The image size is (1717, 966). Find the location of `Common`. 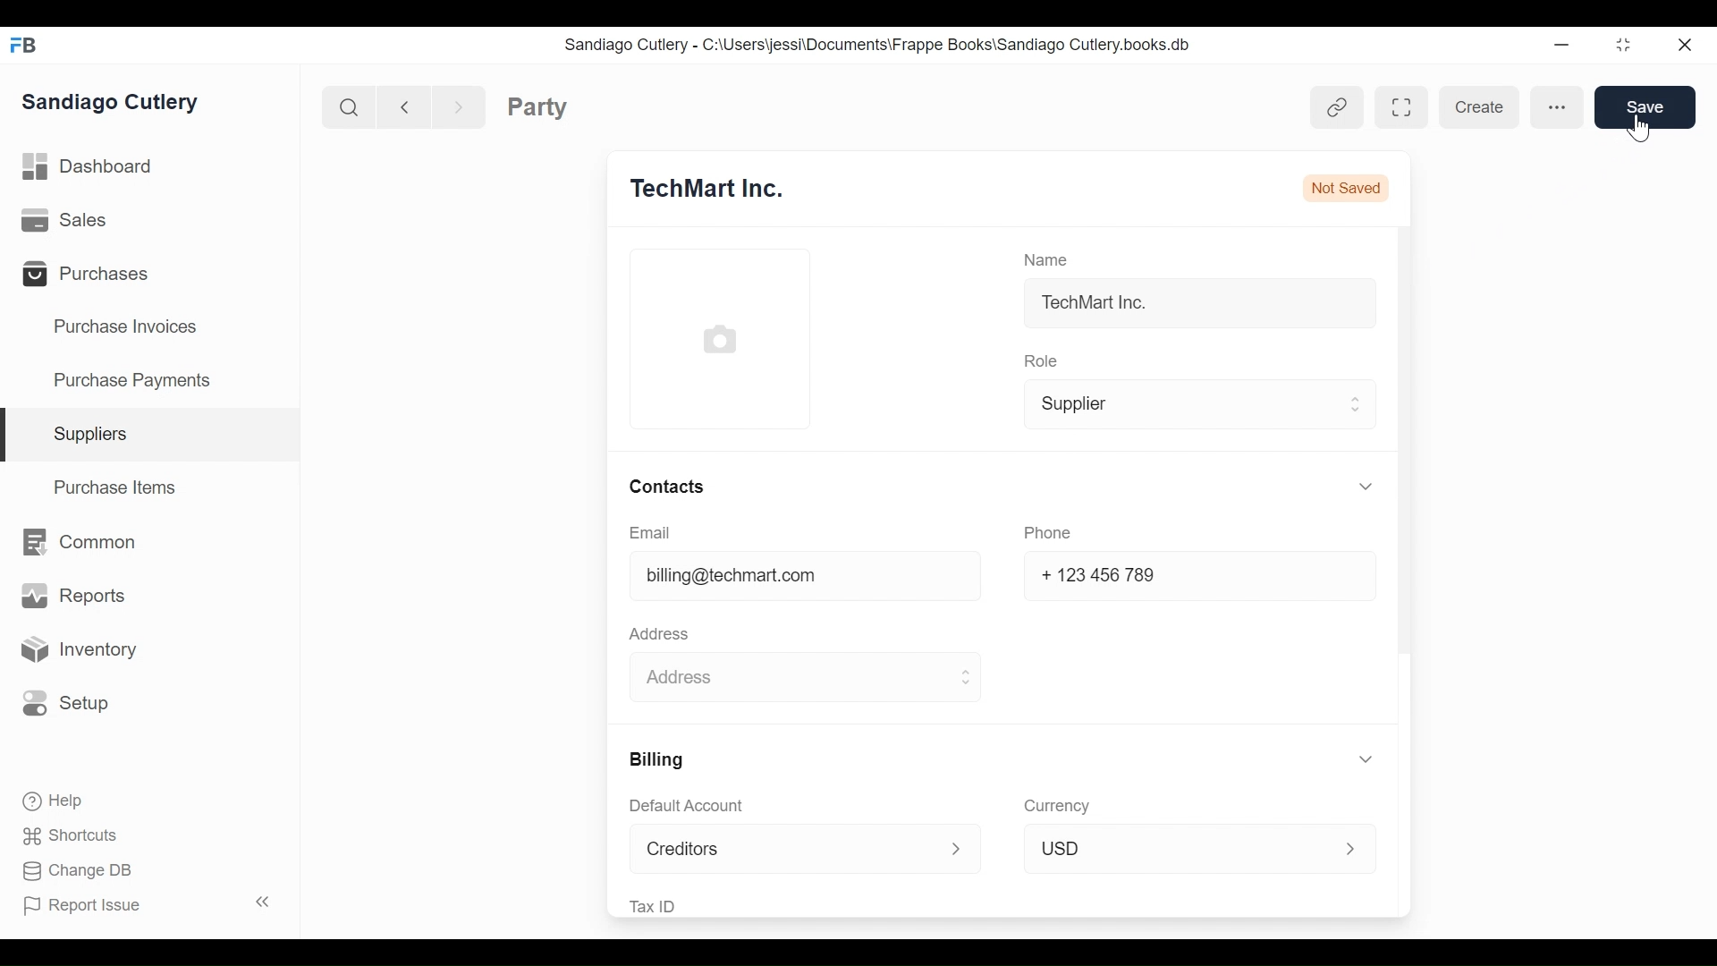

Common is located at coordinates (91, 545).